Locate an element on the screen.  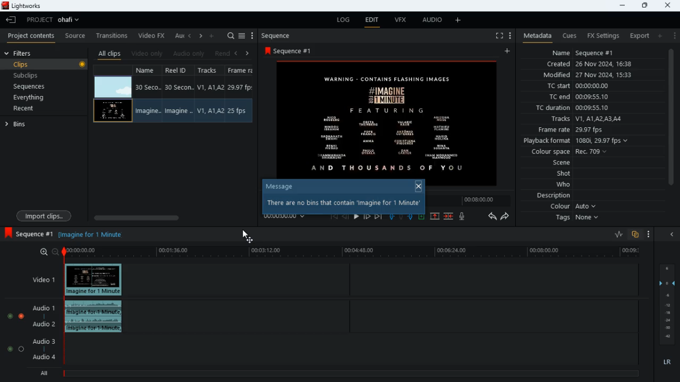
layers is located at coordinates (669, 305).